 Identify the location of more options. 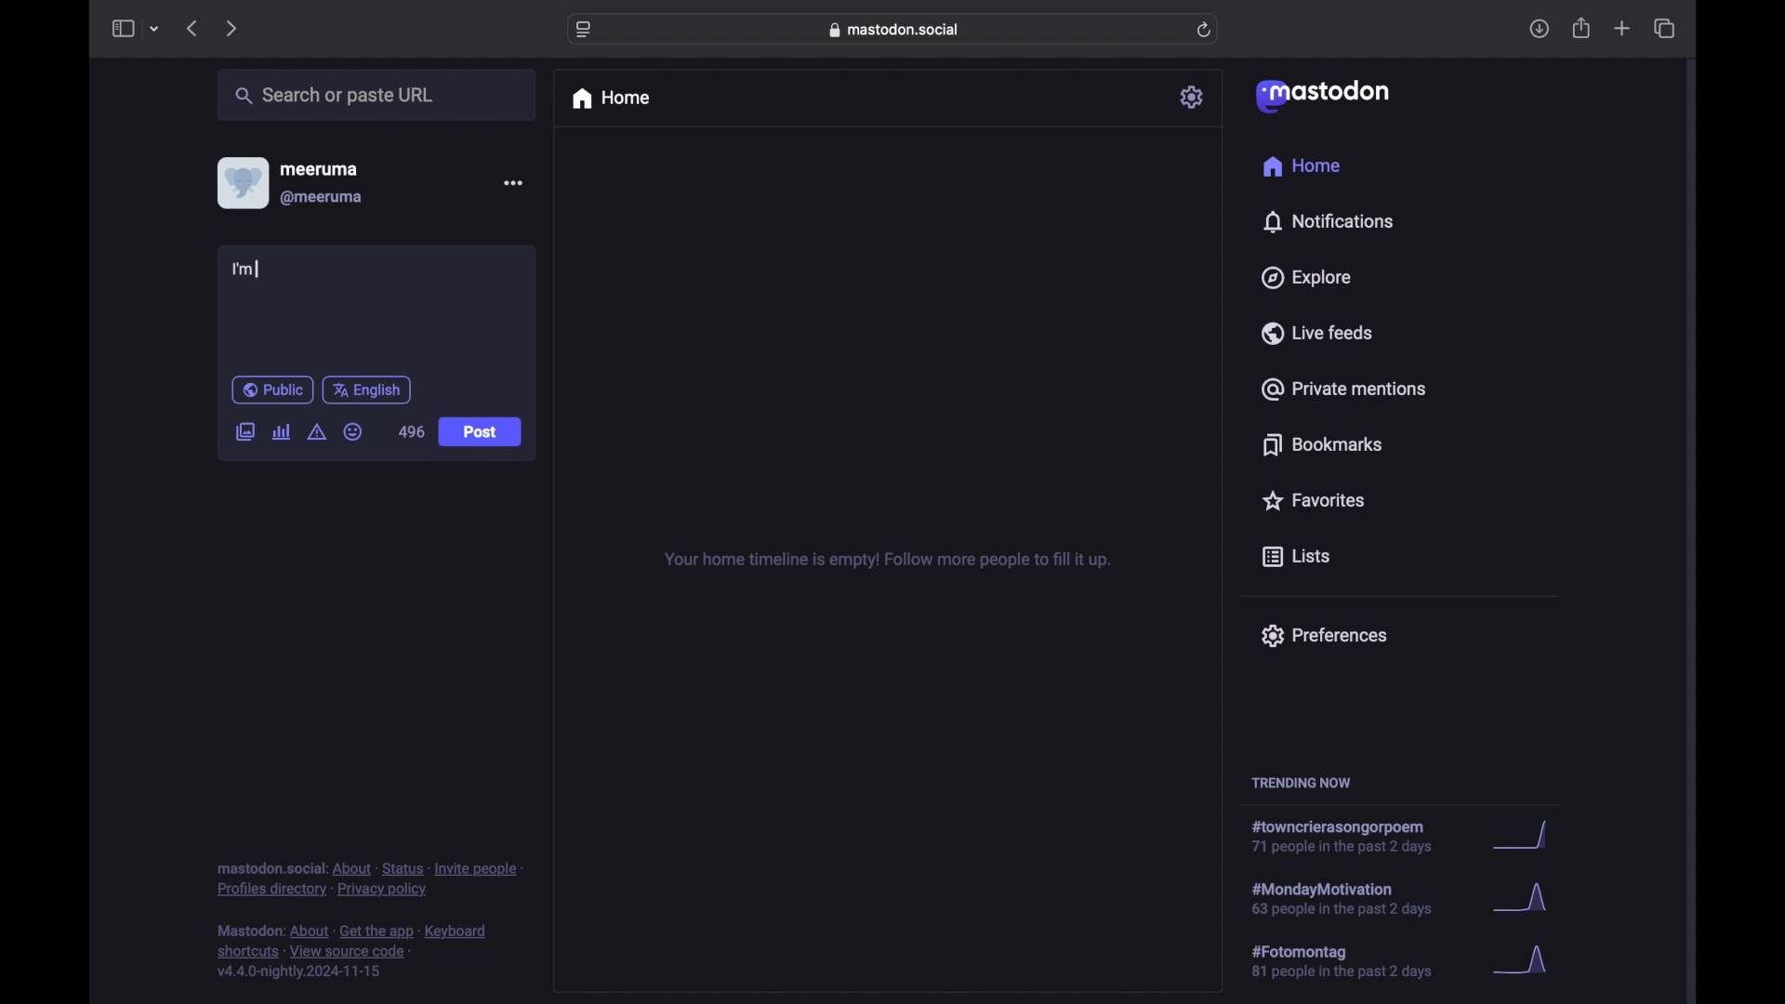
(512, 182).